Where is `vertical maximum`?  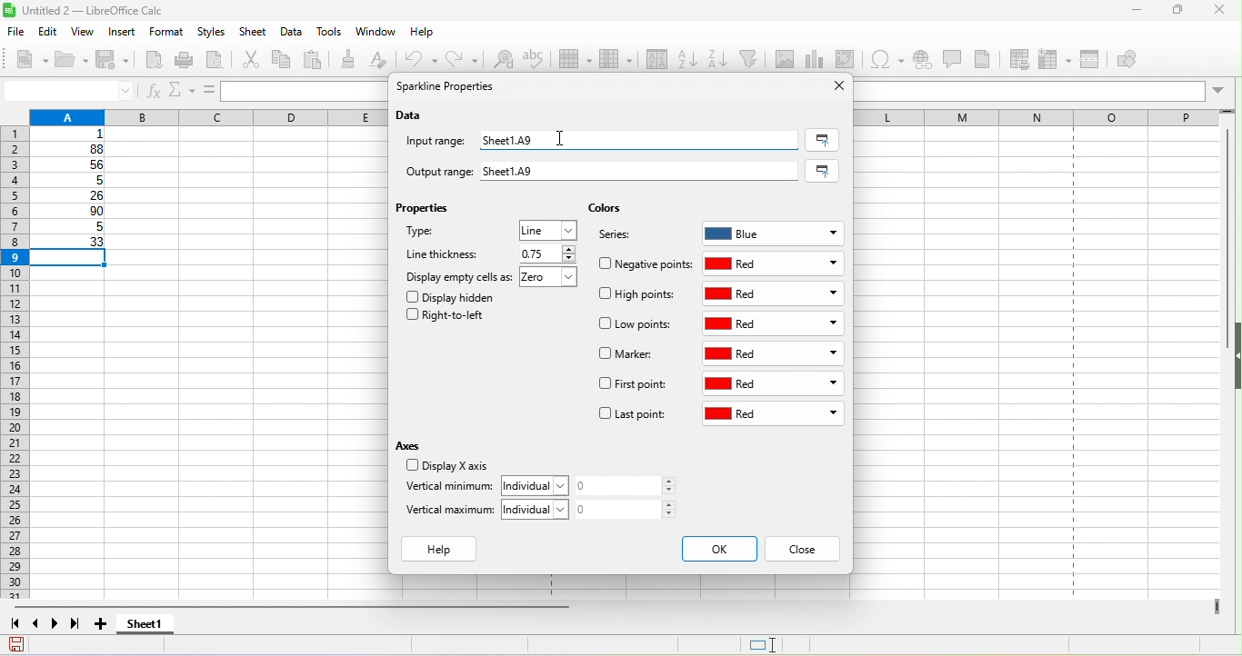 vertical maximum is located at coordinates (451, 513).